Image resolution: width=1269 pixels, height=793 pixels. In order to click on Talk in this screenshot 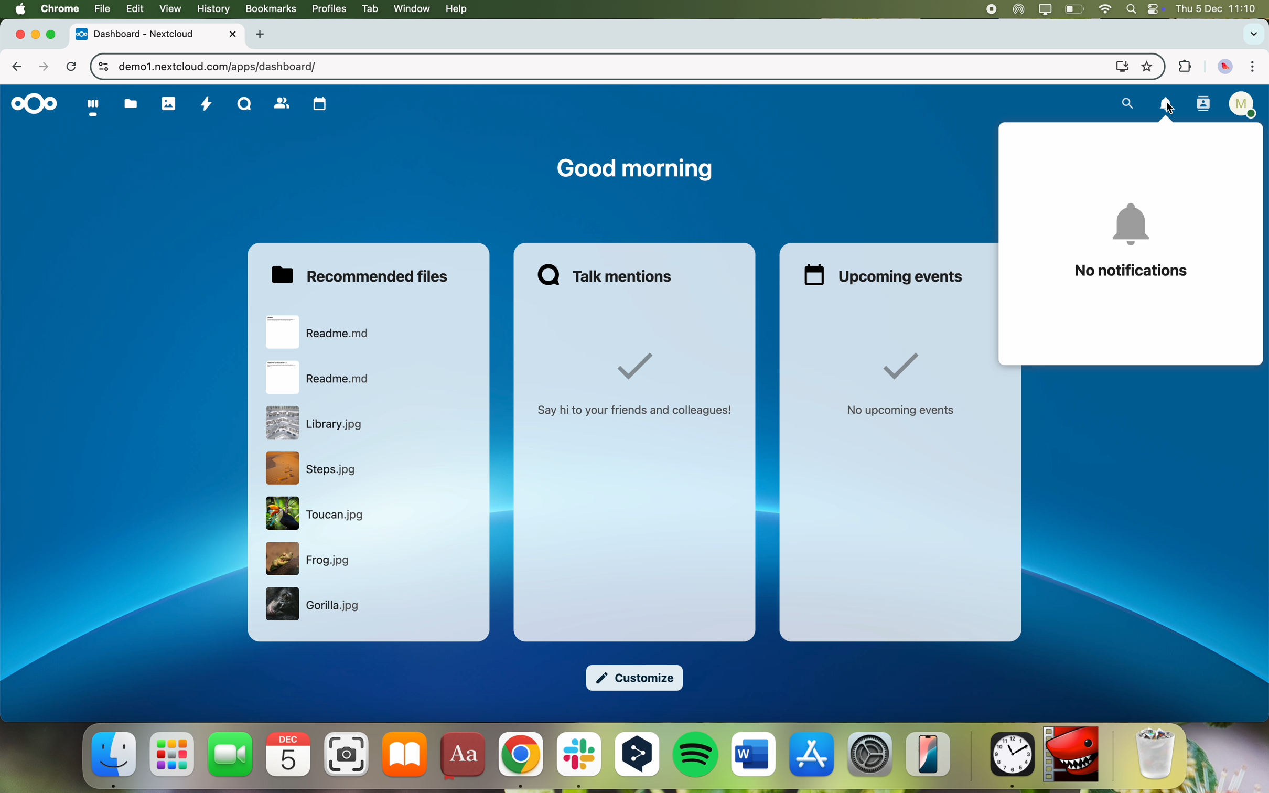, I will do `click(245, 103)`.